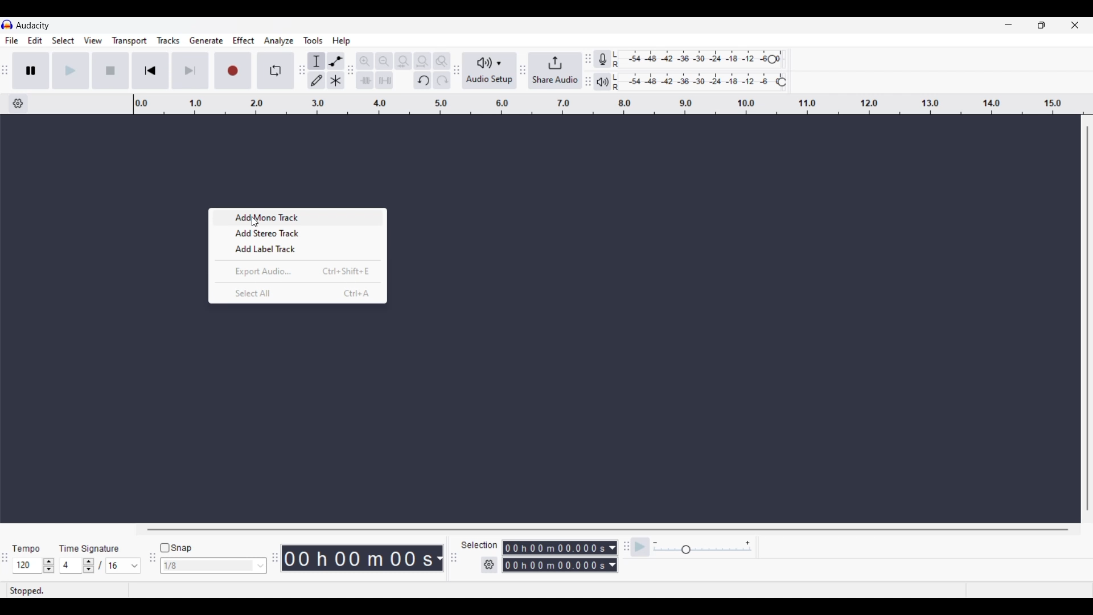 The image size is (1093, 615). Describe the element at coordinates (364, 80) in the screenshot. I see `Trim audio outside selection` at that location.